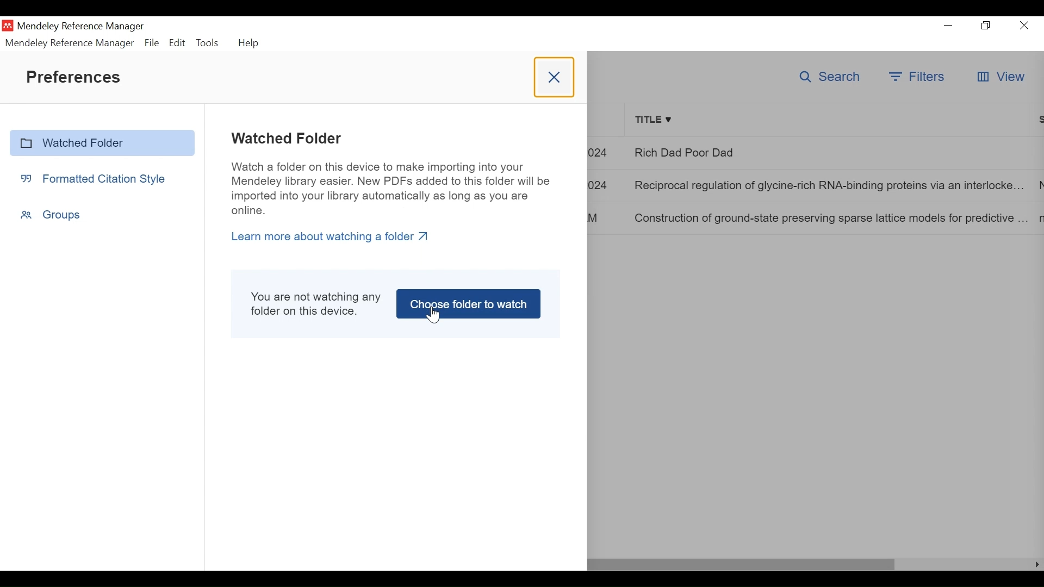 This screenshot has width=1044, height=587. What do you see at coordinates (828, 77) in the screenshot?
I see `Search` at bounding box center [828, 77].